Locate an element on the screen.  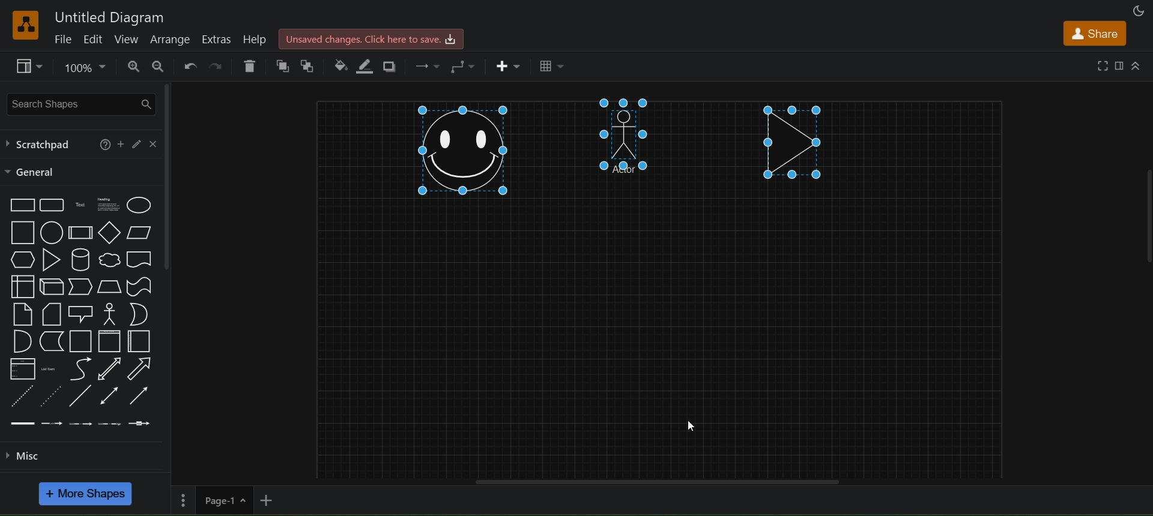
list is located at coordinates (20, 369).